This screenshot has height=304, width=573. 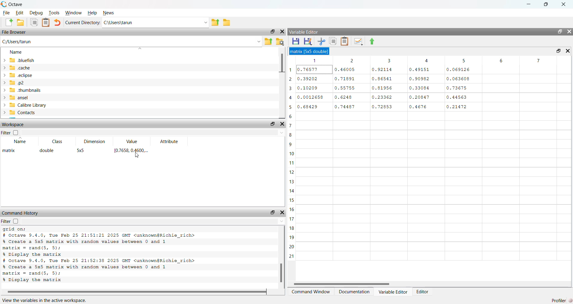 I want to click on thumbnails, so click(x=27, y=91).